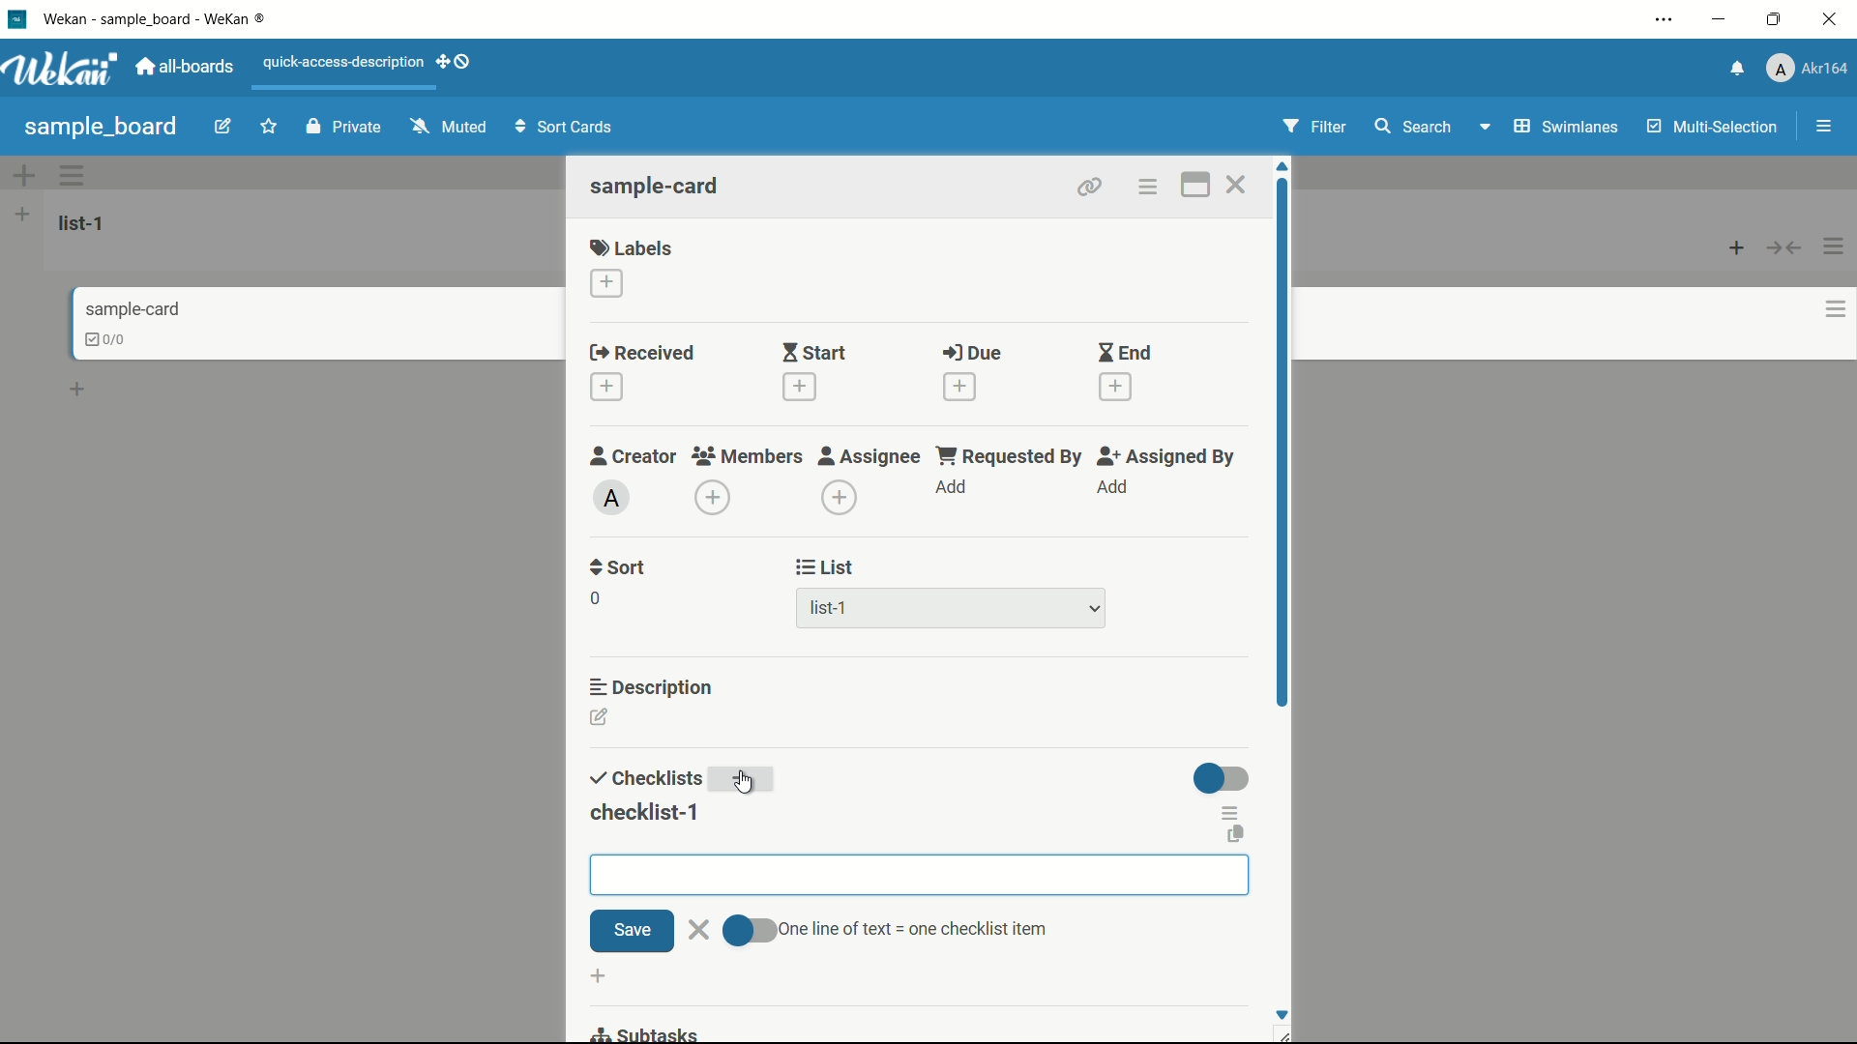 The image size is (1857, 1044). Describe the element at coordinates (1826, 127) in the screenshot. I see `show/hide sidebar` at that location.